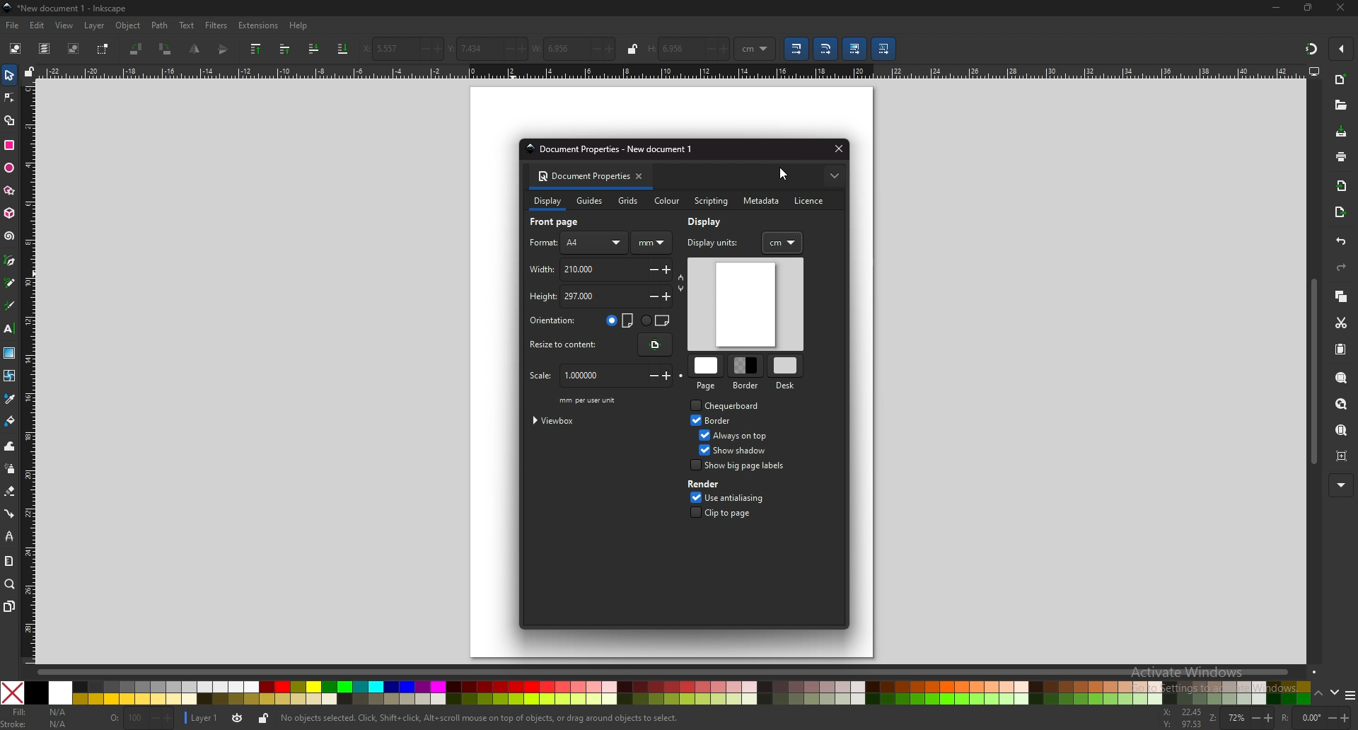 This screenshot has height=730, width=1358. I want to click on more colors, so click(1350, 693).